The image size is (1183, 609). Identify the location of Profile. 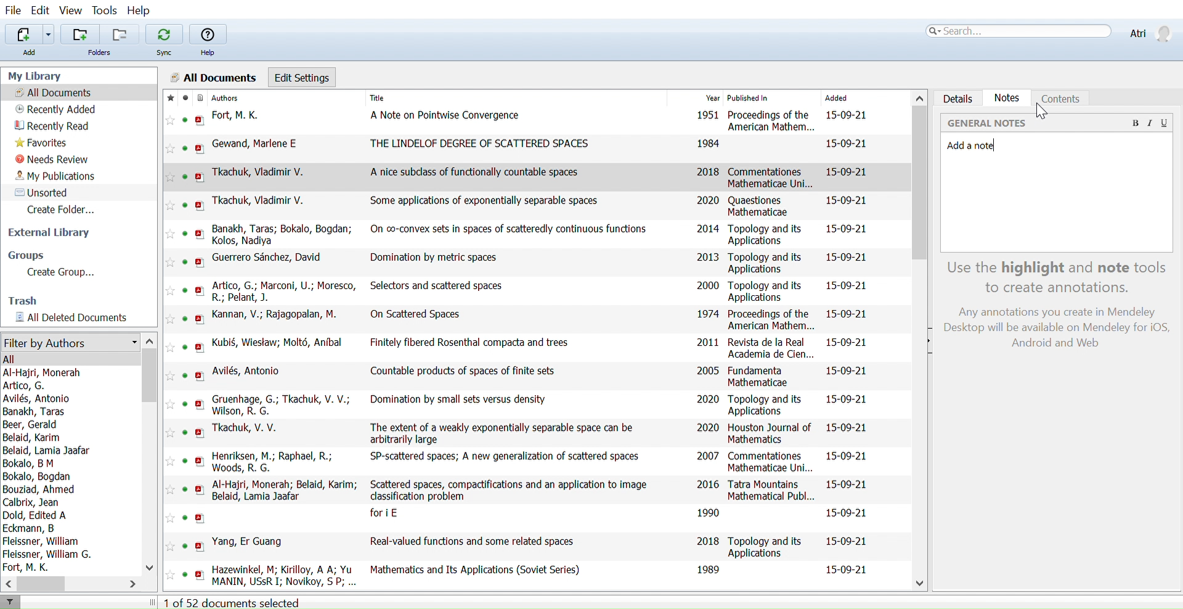
(1149, 31).